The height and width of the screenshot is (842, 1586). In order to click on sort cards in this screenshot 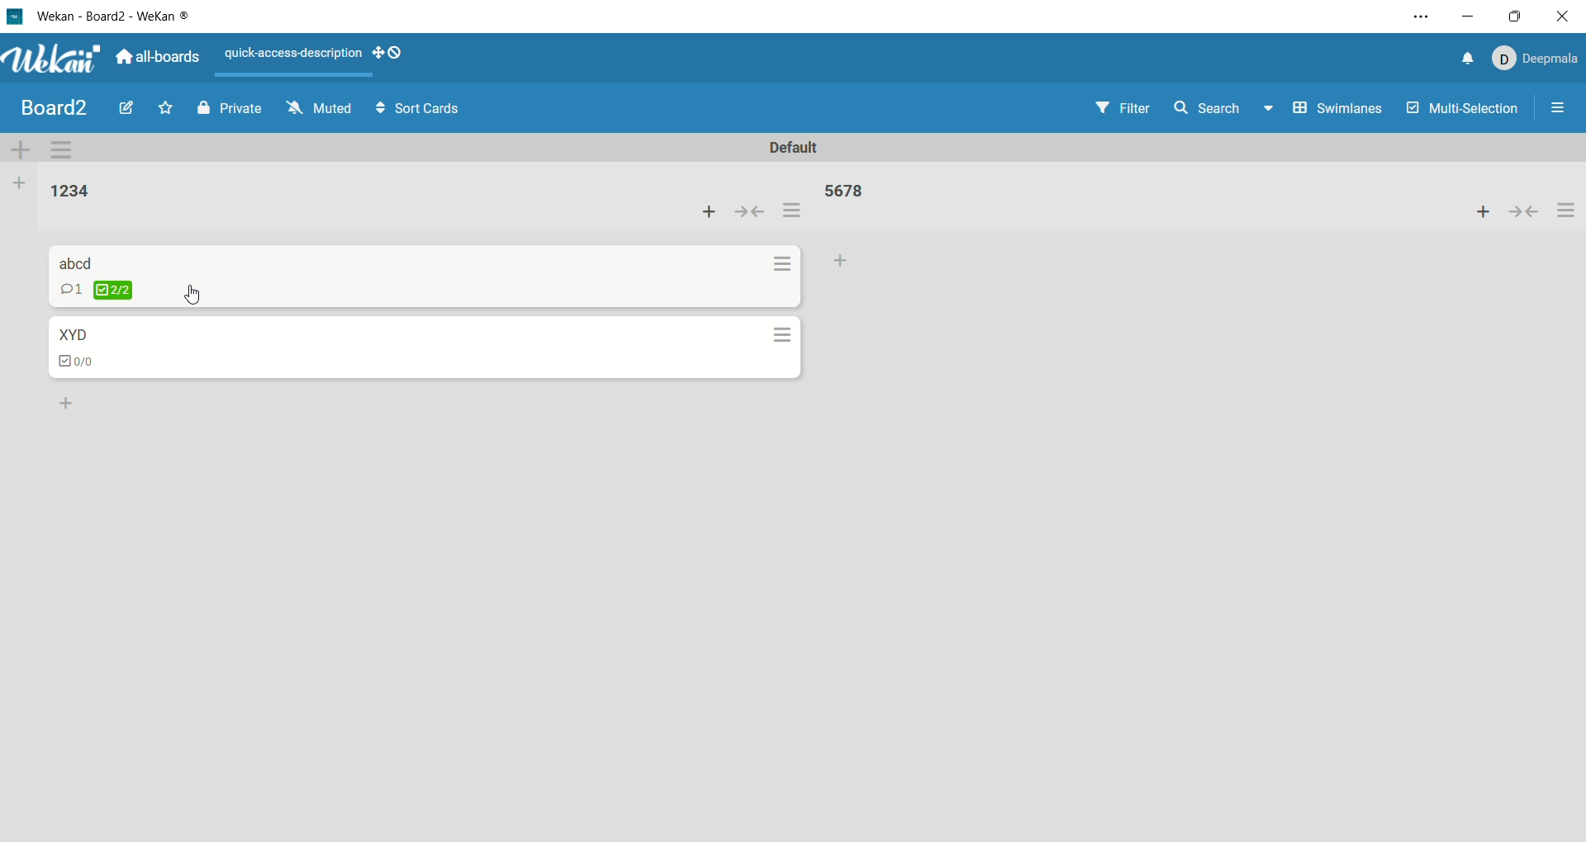, I will do `click(417, 110)`.